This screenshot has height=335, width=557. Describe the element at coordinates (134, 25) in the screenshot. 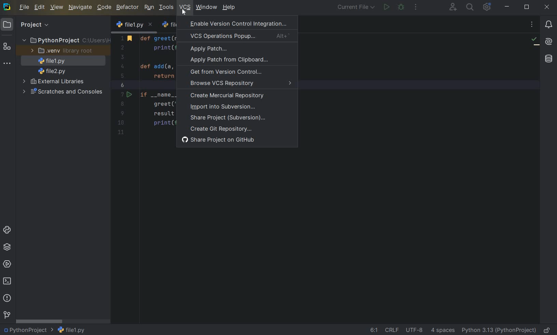

I see `file name 1` at that location.